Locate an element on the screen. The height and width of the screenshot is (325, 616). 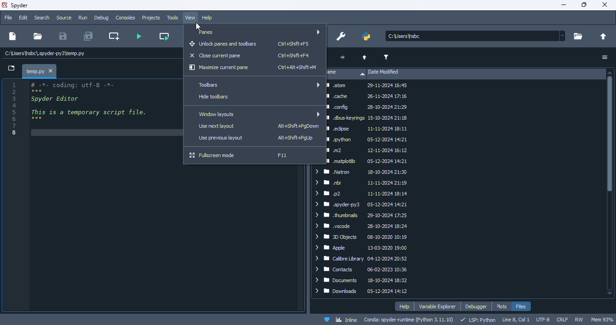
conda: spyder-runtime (Python 3. 11. 10) is located at coordinates (409, 320).